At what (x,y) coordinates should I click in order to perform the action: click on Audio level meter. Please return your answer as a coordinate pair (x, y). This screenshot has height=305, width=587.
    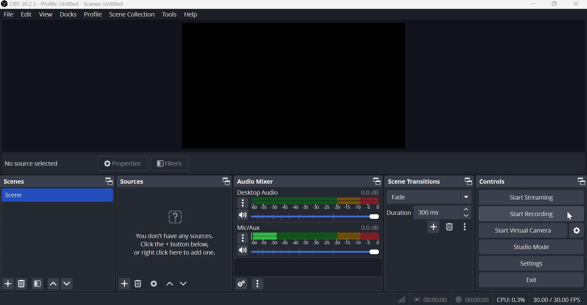
    Looking at the image, I should click on (308, 217).